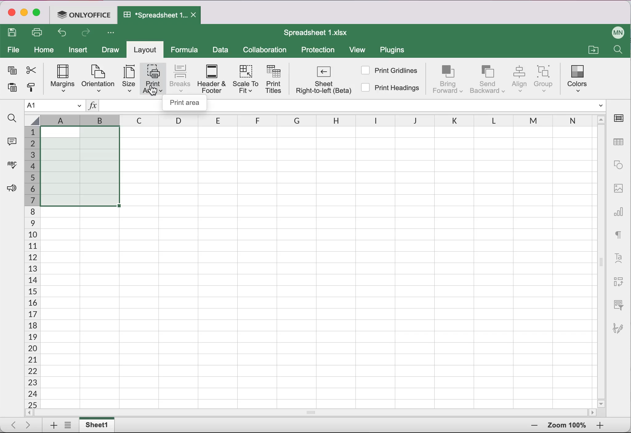  Describe the element at coordinates (92, 107) in the screenshot. I see `Insert function` at that location.